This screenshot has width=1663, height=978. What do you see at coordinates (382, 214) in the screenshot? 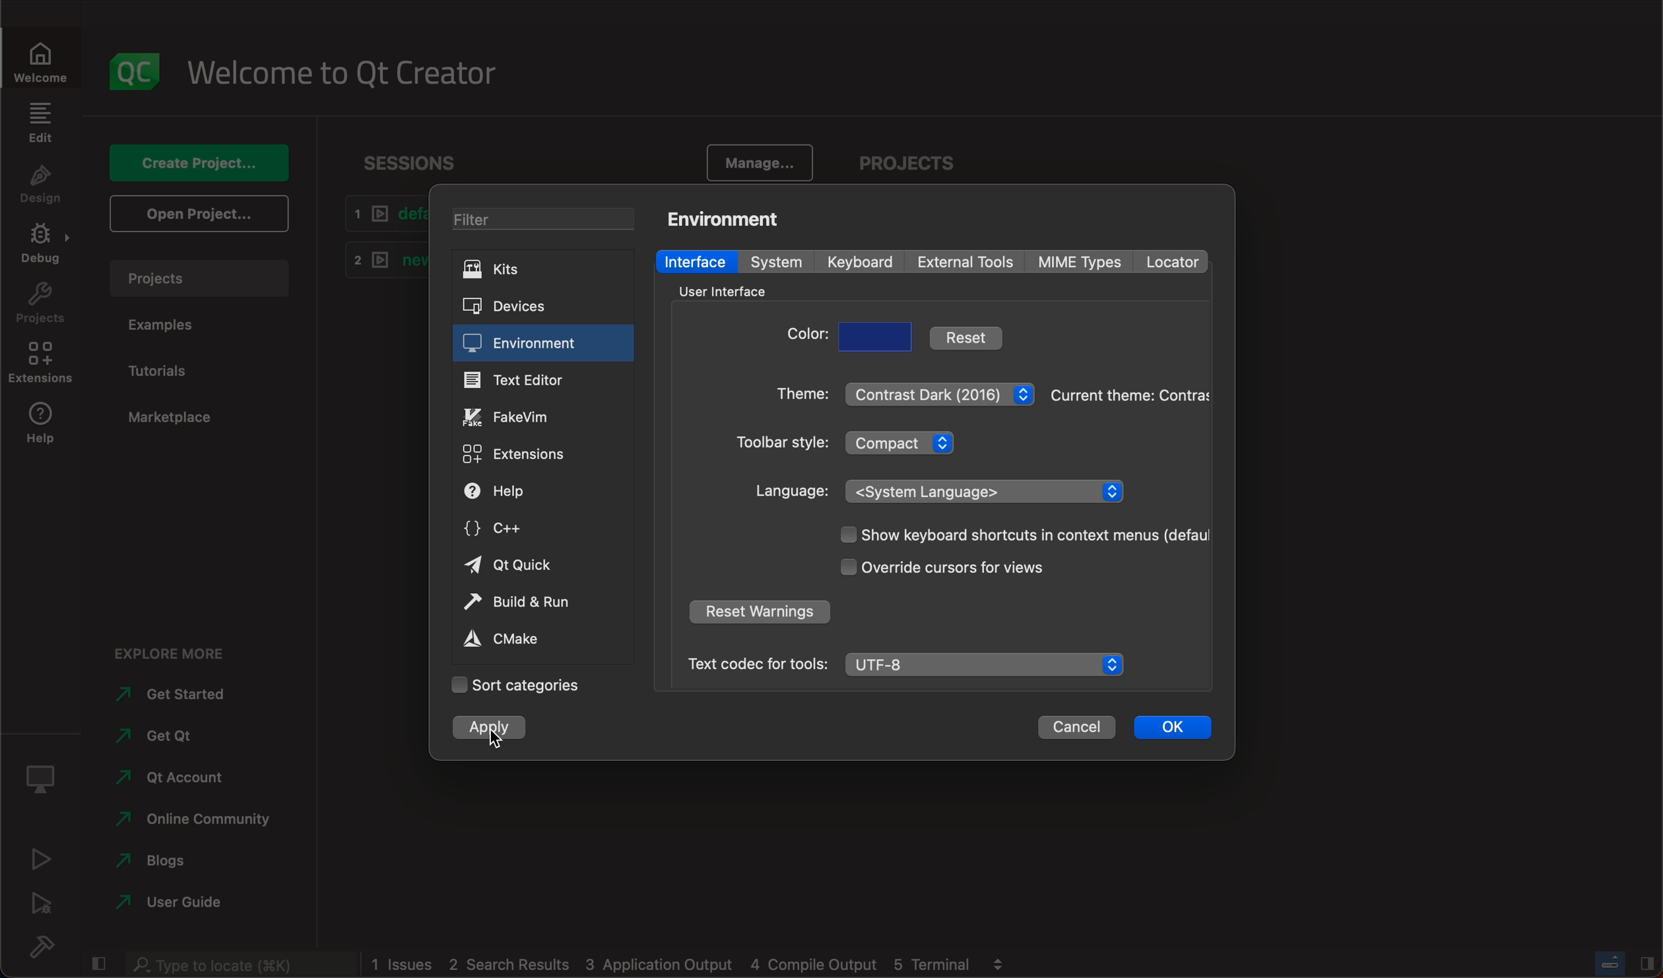
I see `1` at bounding box center [382, 214].